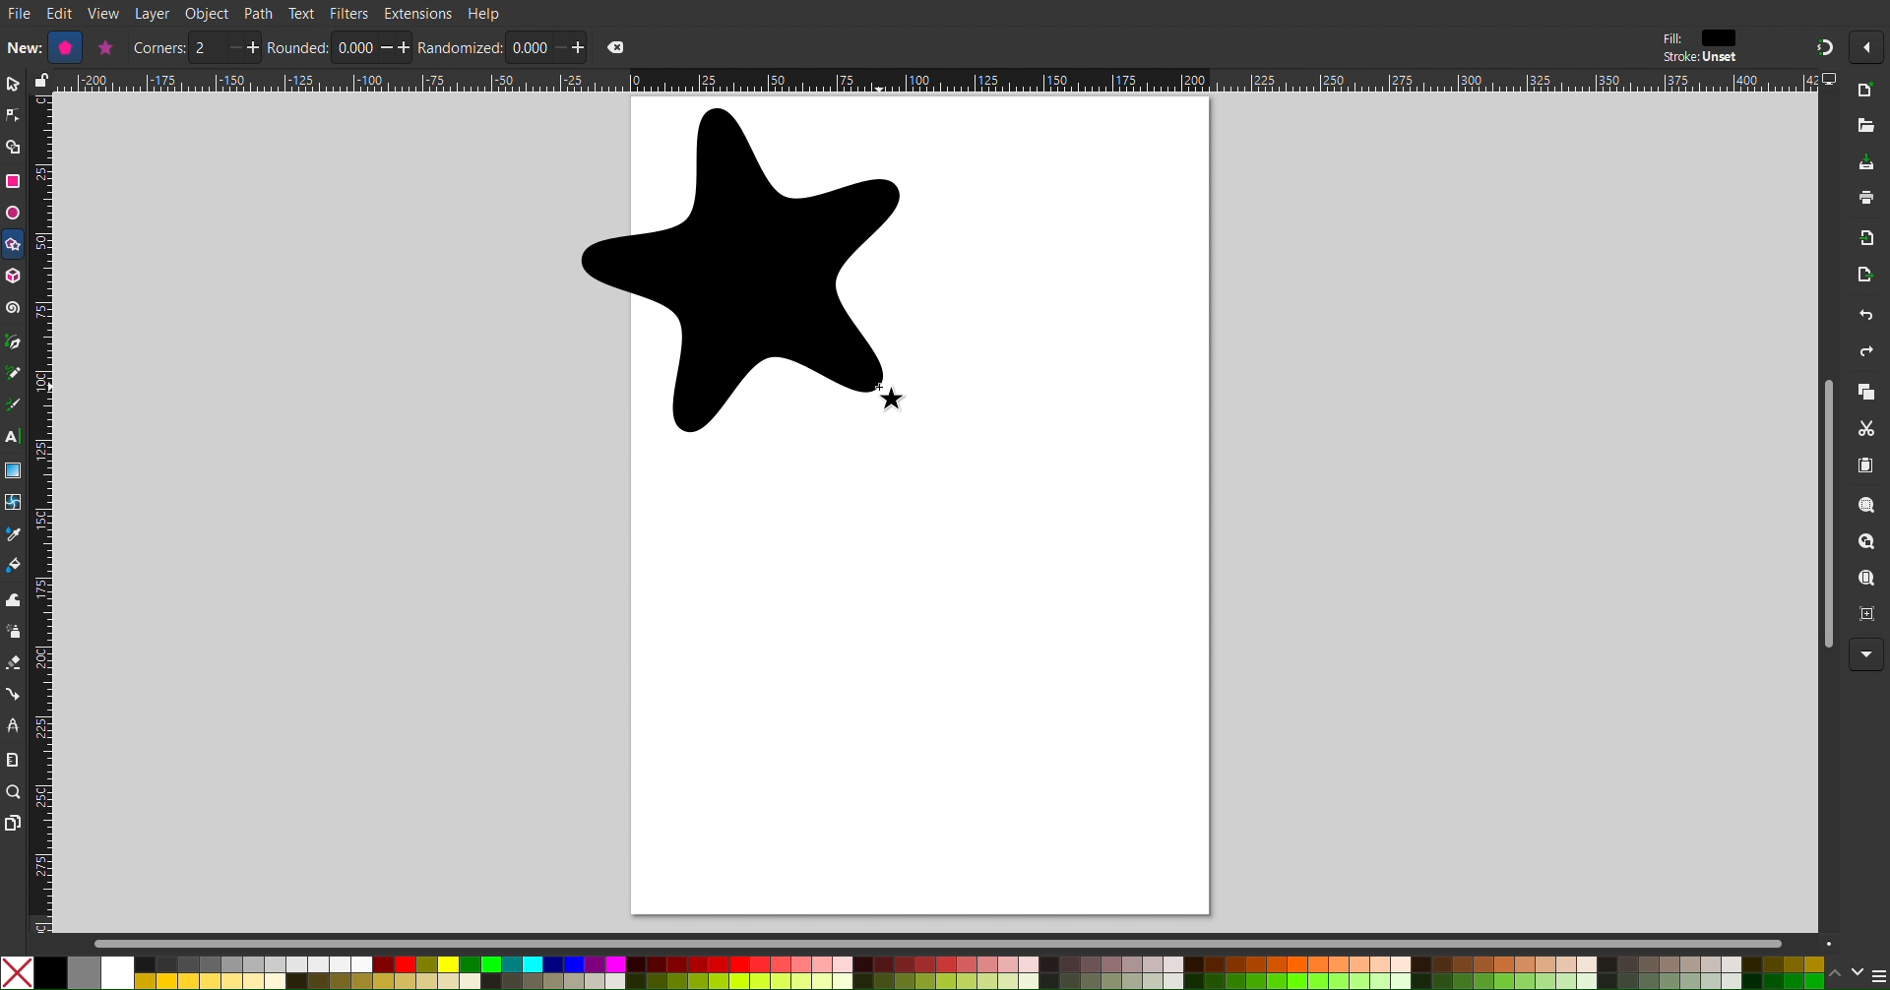 The height and width of the screenshot is (990, 1890). What do you see at coordinates (1878, 975) in the screenshot?
I see `menu` at bounding box center [1878, 975].